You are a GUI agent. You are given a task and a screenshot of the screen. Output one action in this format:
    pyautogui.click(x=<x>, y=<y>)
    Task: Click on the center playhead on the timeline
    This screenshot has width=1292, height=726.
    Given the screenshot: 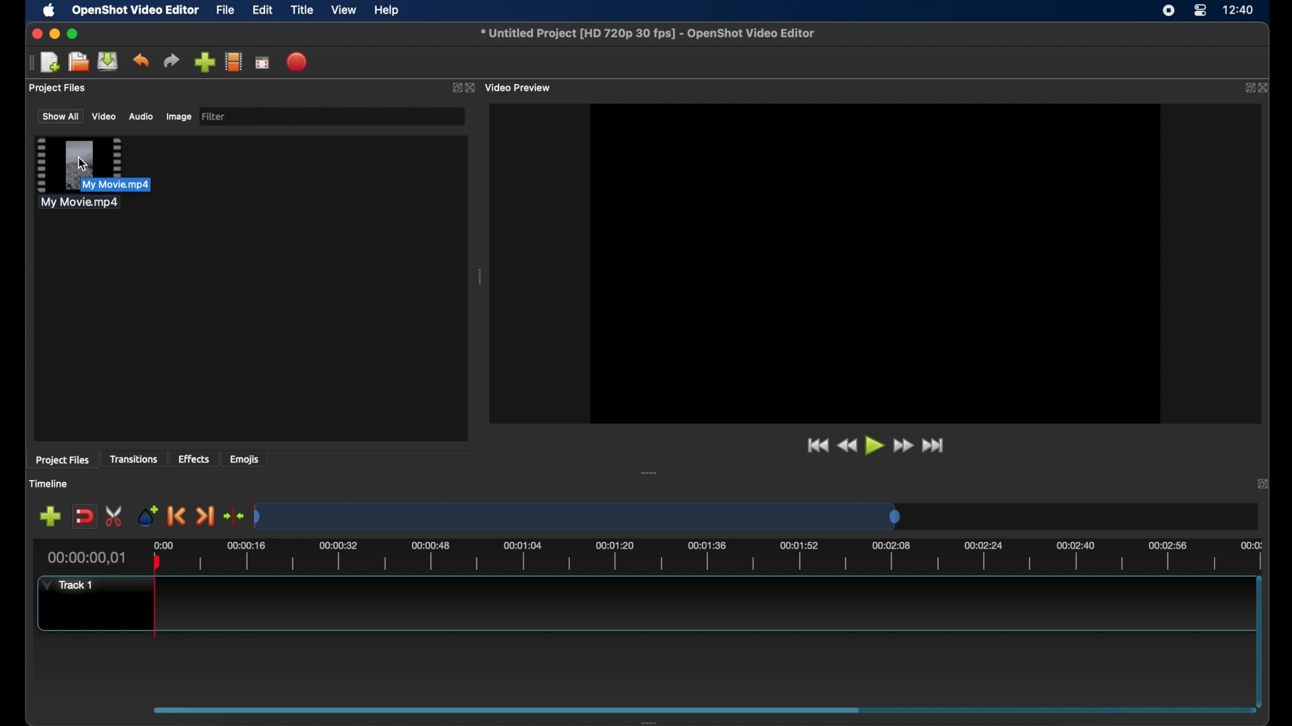 What is the action you would take?
    pyautogui.click(x=233, y=516)
    